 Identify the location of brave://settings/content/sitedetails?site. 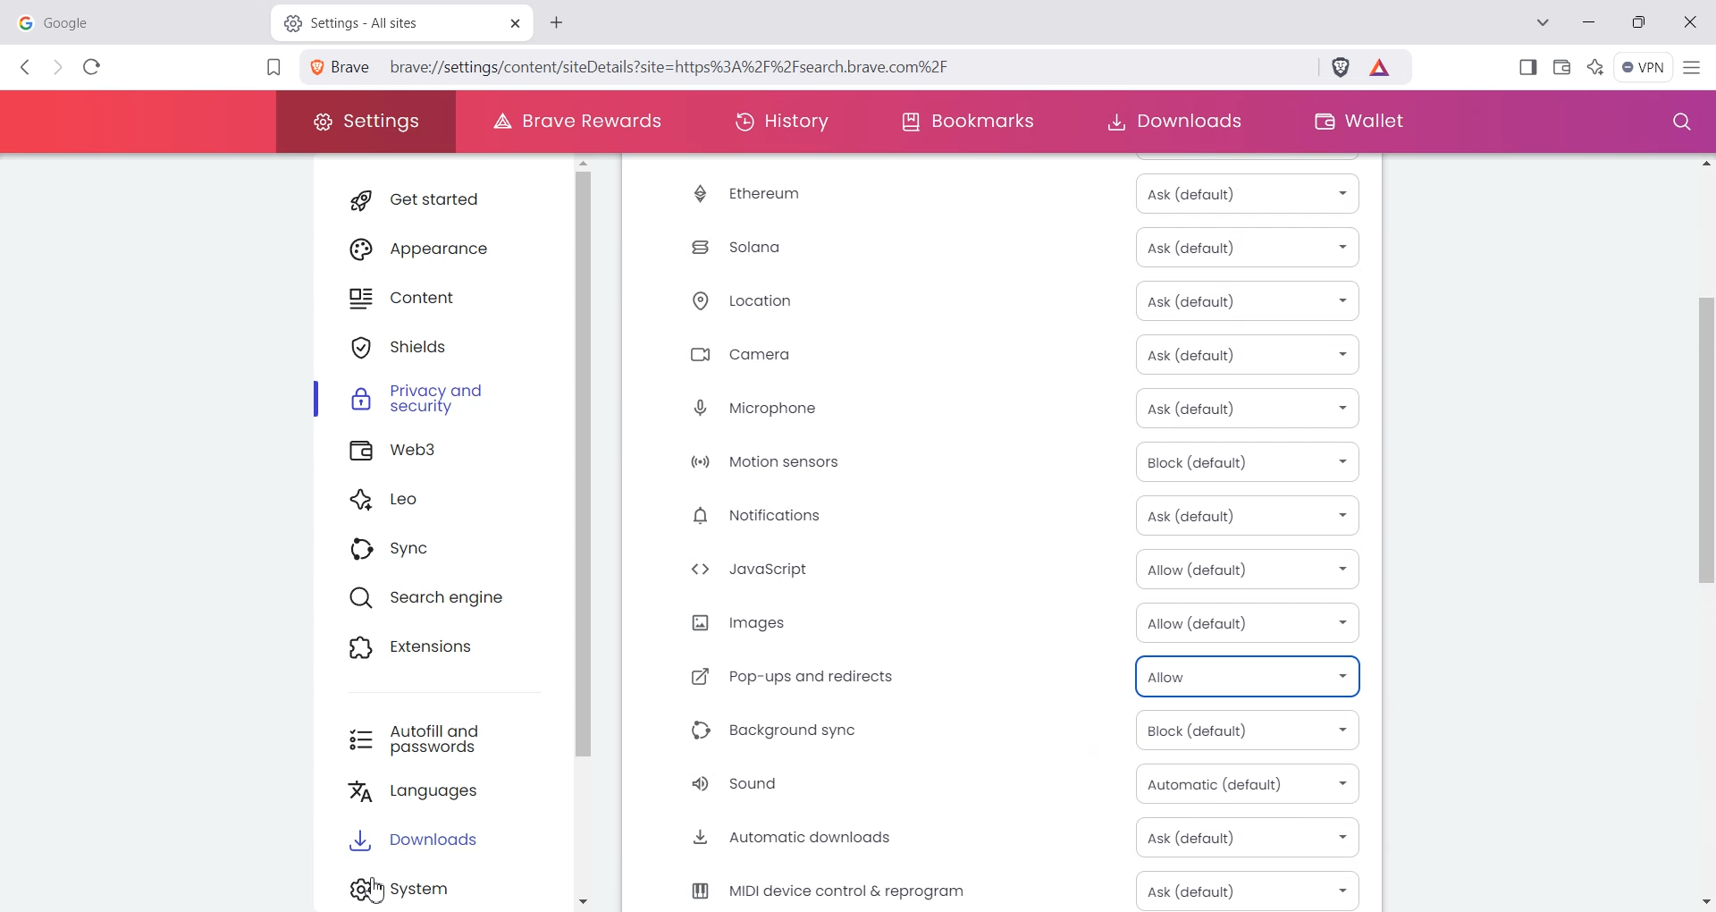
(684, 65).